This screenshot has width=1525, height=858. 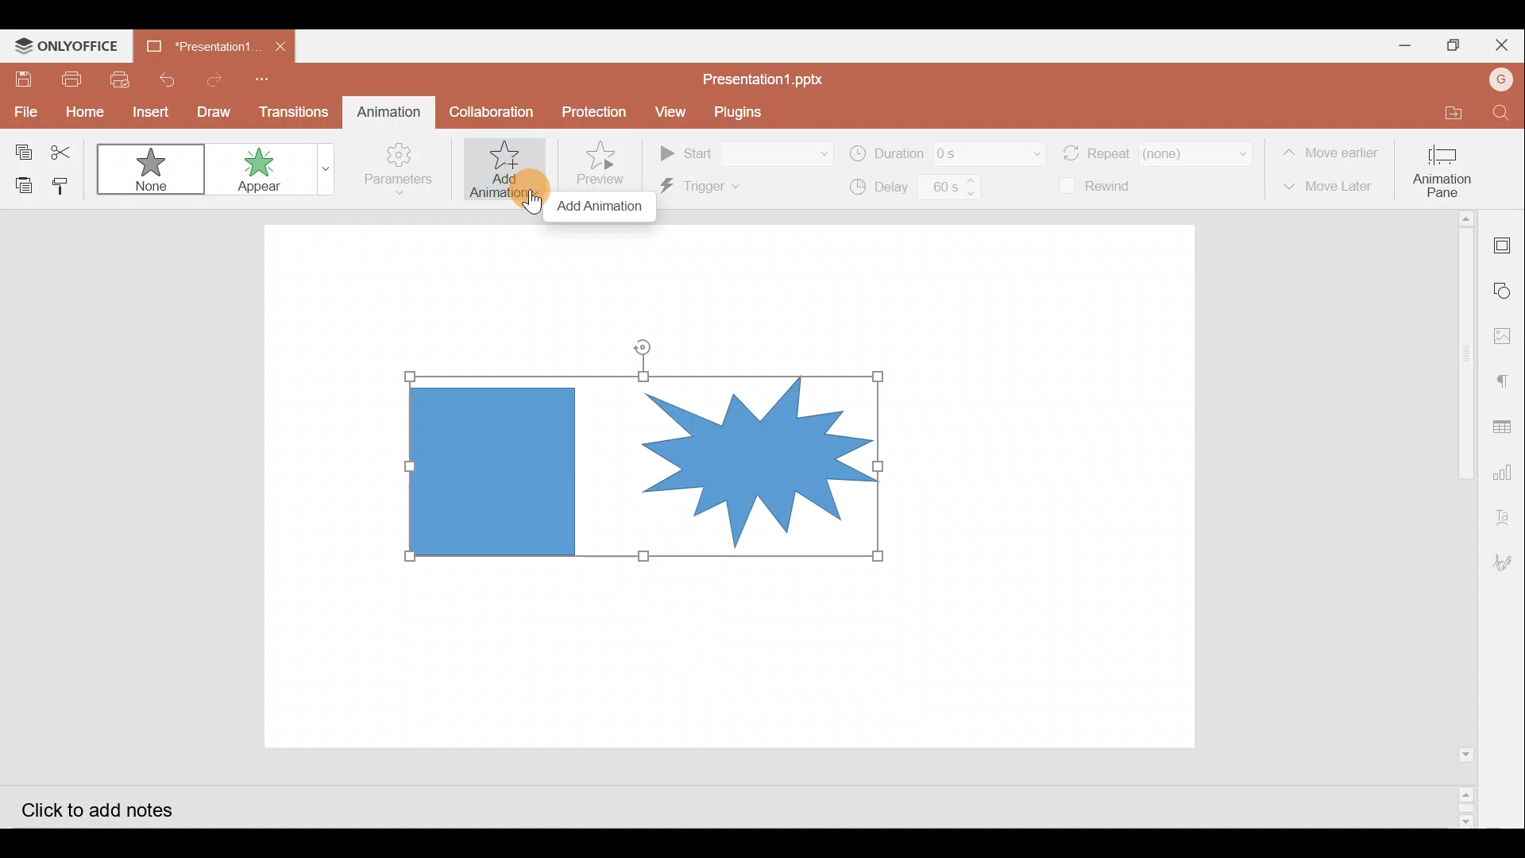 I want to click on Minimize, so click(x=1397, y=48).